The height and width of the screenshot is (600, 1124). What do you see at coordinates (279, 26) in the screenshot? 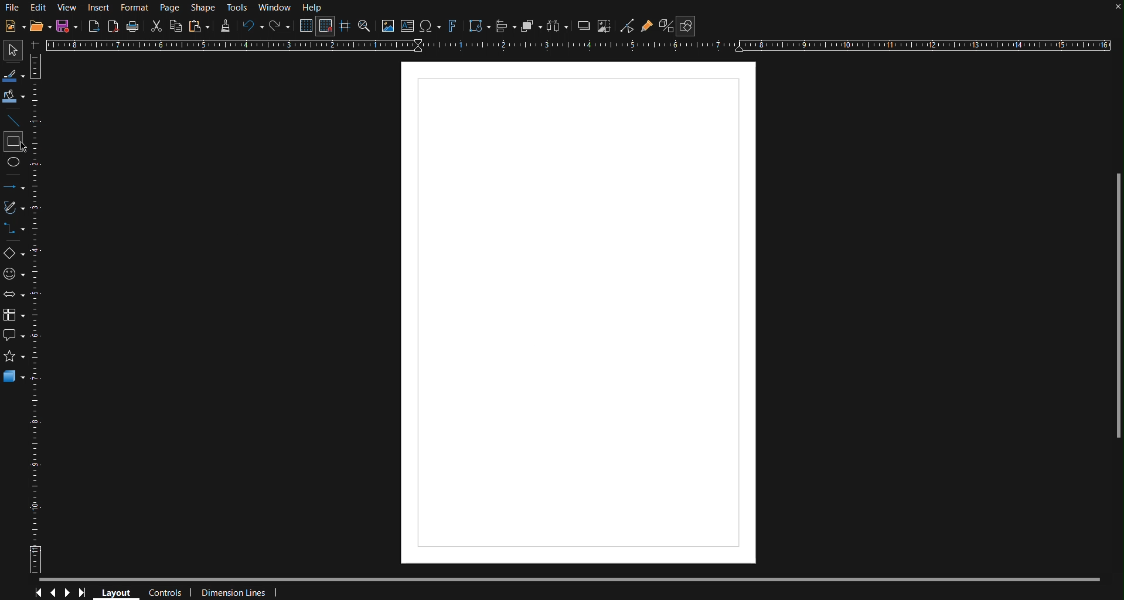
I see `Redo` at bounding box center [279, 26].